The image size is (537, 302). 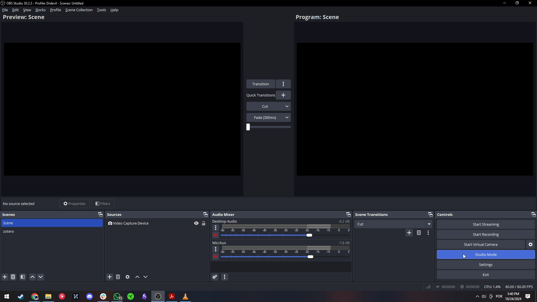 I want to click on show hidden icons, so click(x=475, y=298).